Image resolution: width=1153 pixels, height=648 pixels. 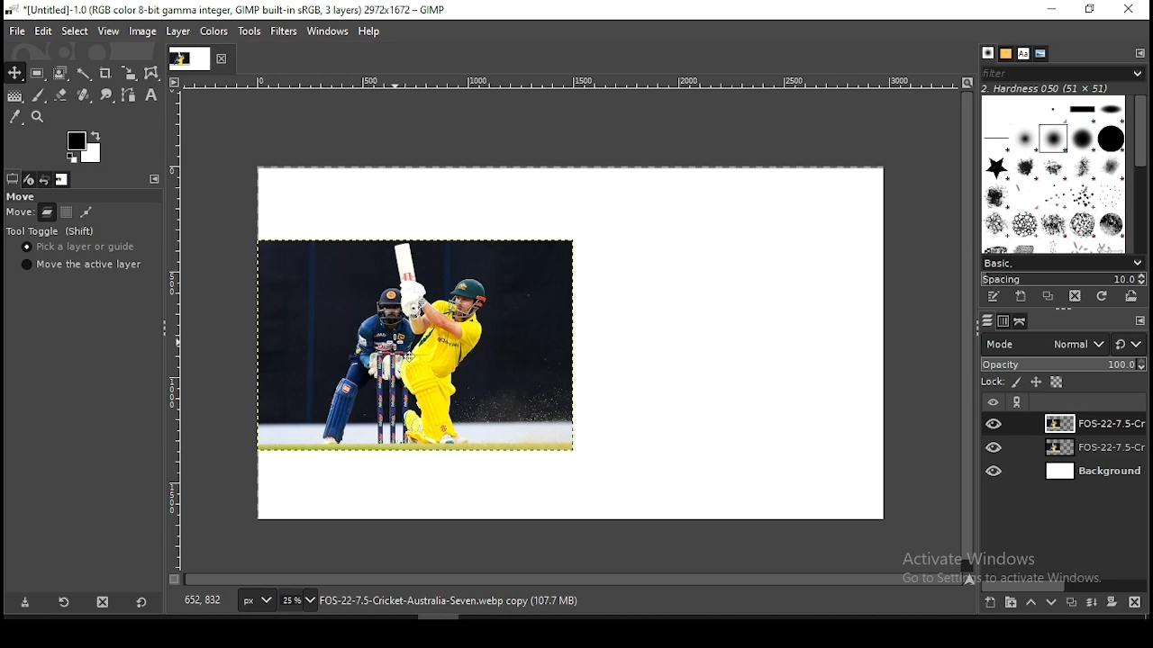 I want to click on Maximise , so click(x=1091, y=9).